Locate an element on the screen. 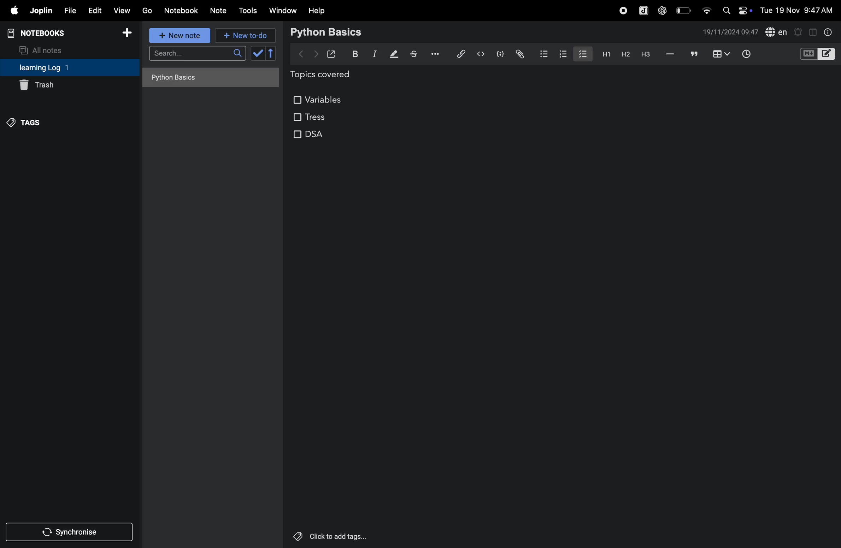 The height and width of the screenshot is (548, 841). topics covered is located at coordinates (328, 76).